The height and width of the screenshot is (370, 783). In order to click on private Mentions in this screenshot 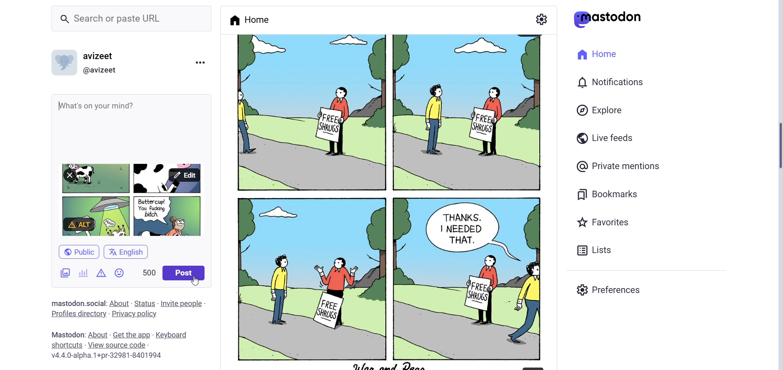, I will do `click(618, 167)`.